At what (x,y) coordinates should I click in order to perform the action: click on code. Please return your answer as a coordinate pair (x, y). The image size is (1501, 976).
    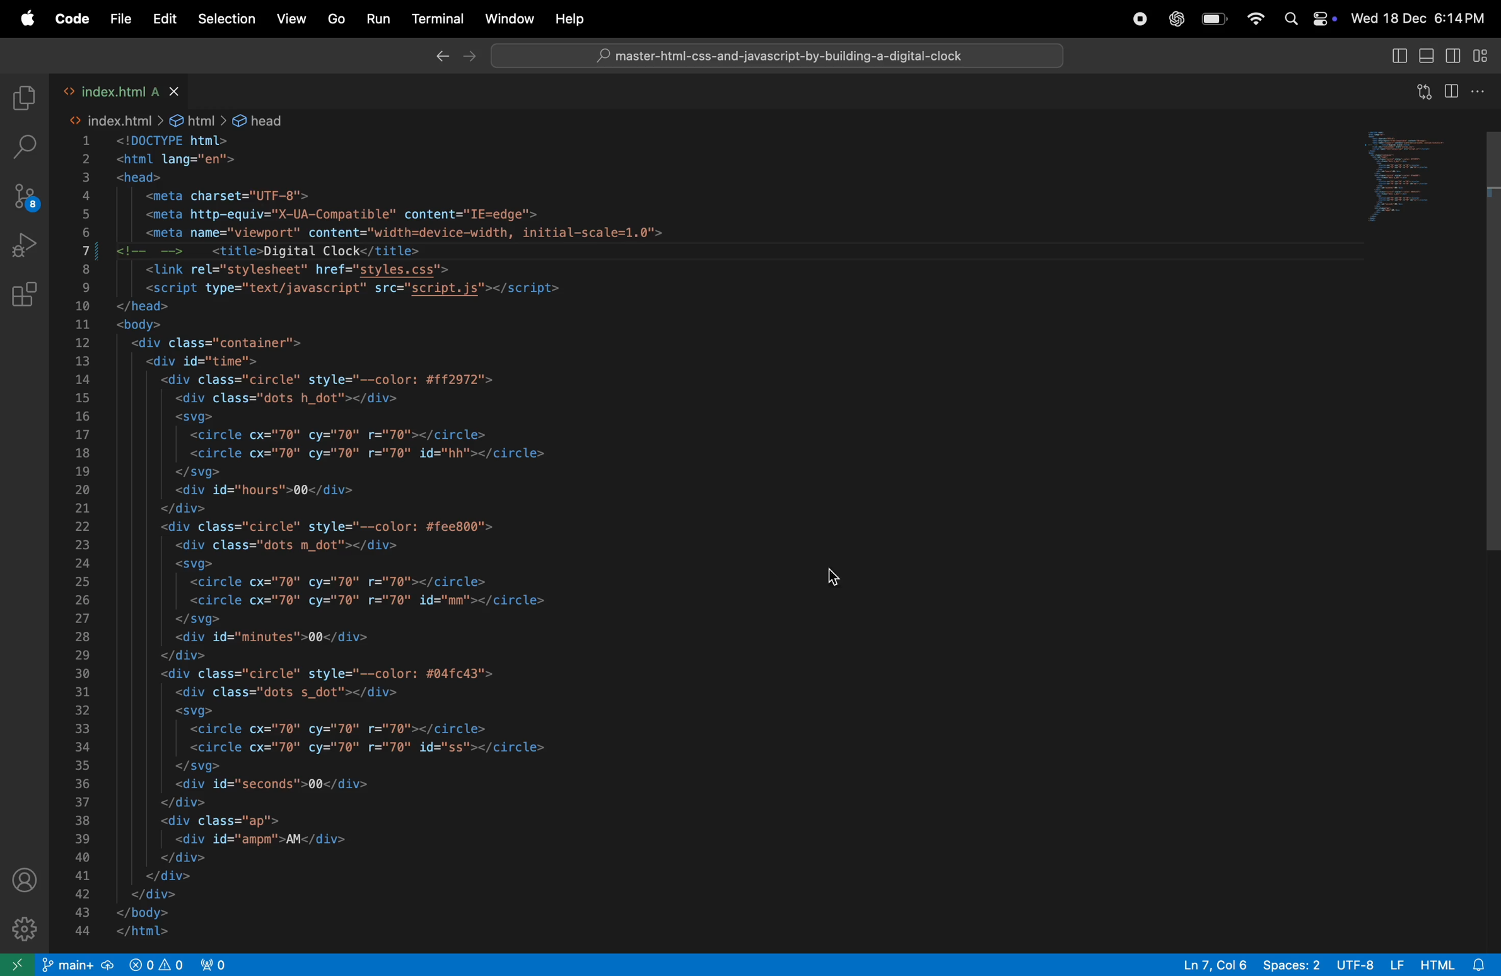
    Looking at the image, I should click on (76, 18).